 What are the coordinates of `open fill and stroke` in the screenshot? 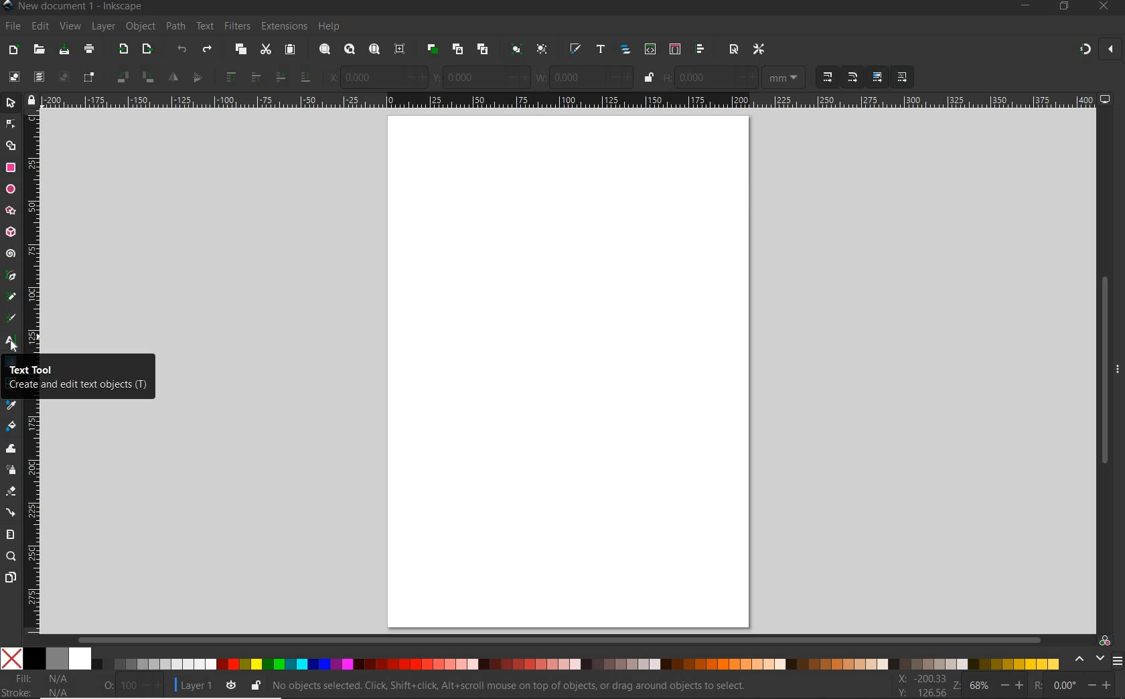 It's located at (574, 49).